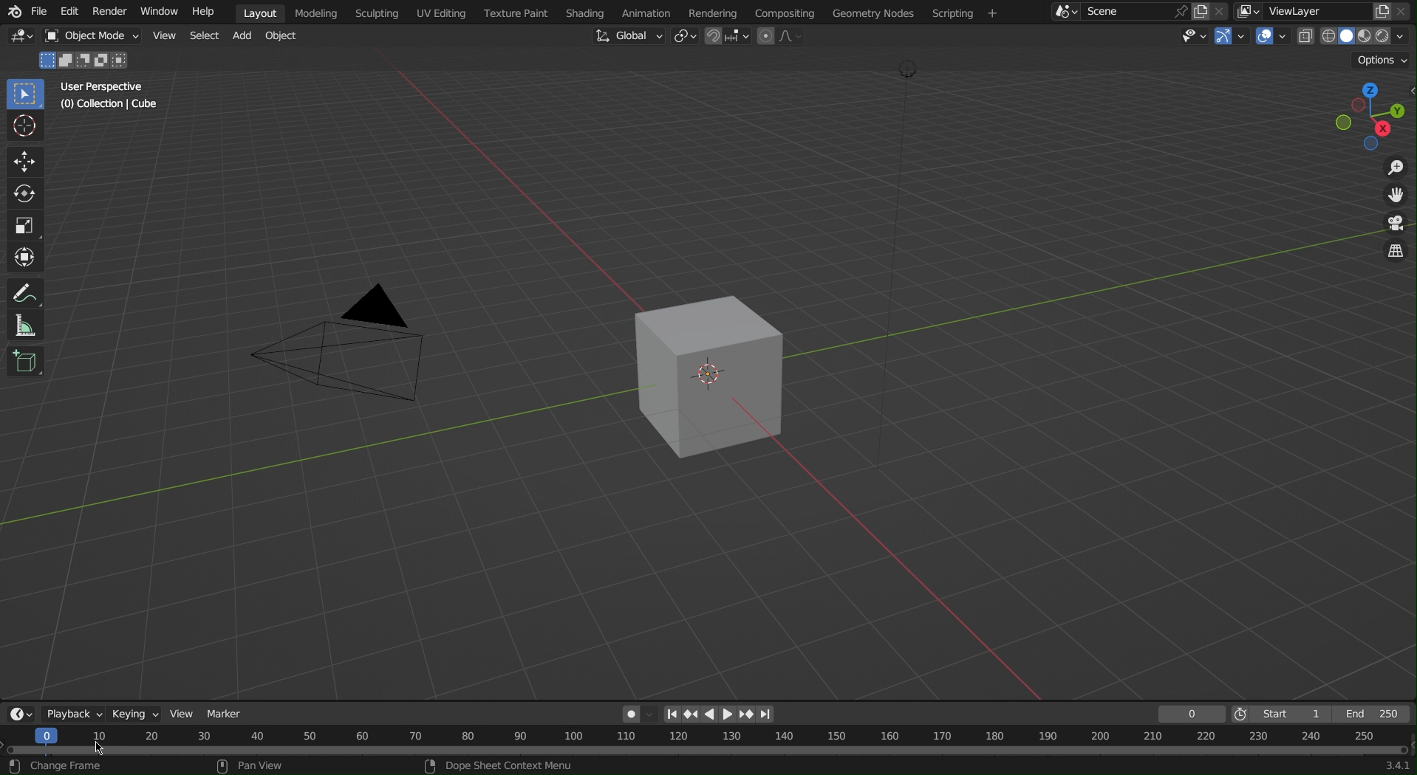  What do you see at coordinates (728, 714) in the screenshot?
I see `Right` at bounding box center [728, 714].